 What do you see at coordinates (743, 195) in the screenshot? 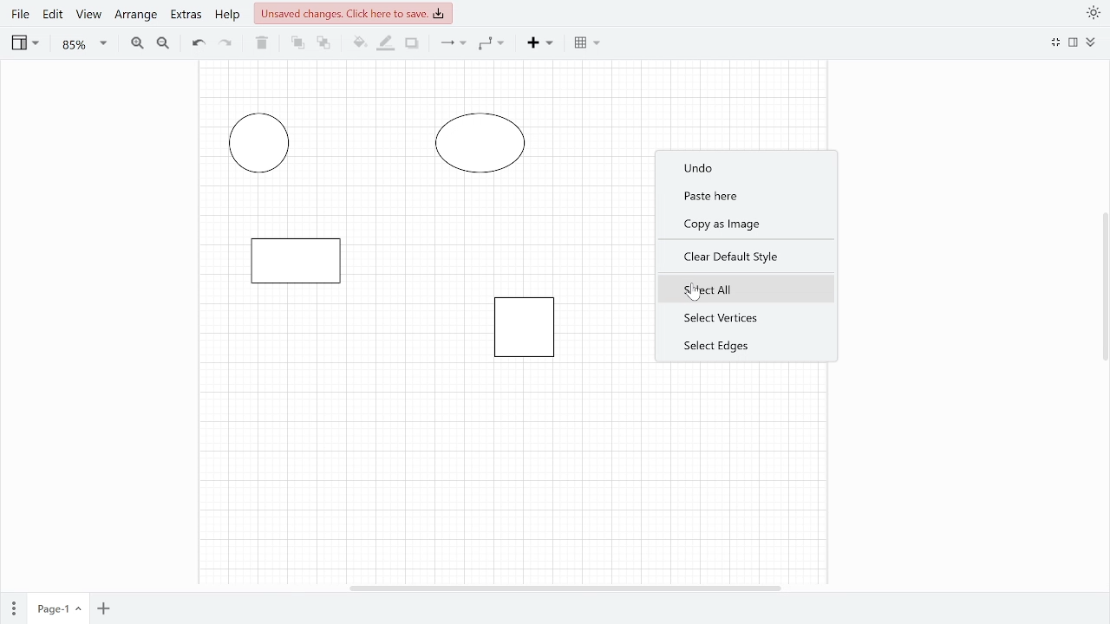
I see `Paste here` at bounding box center [743, 195].